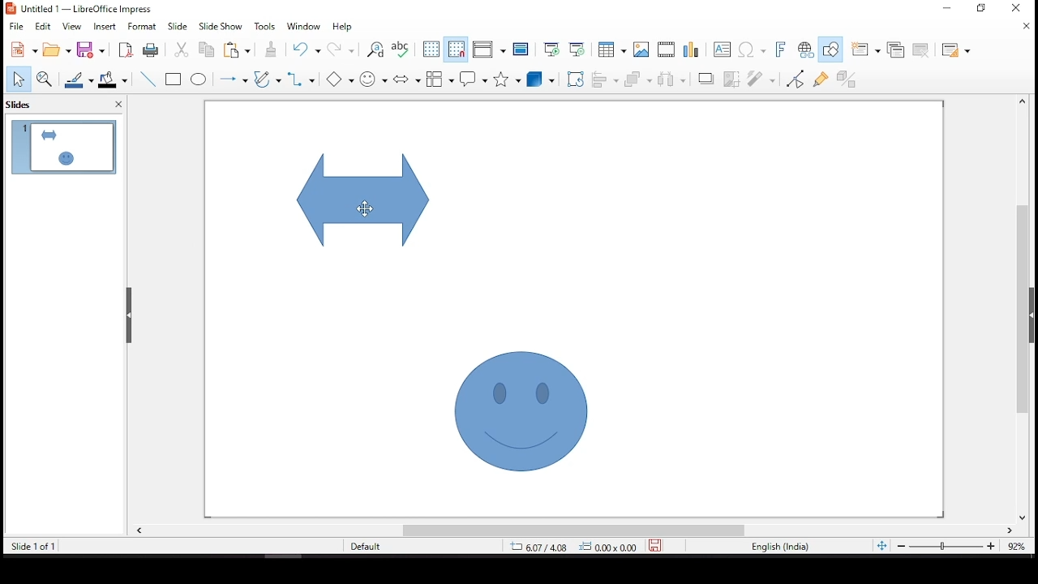 This screenshot has width=1038, height=584. I want to click on start from current slide, so click(574, 50).